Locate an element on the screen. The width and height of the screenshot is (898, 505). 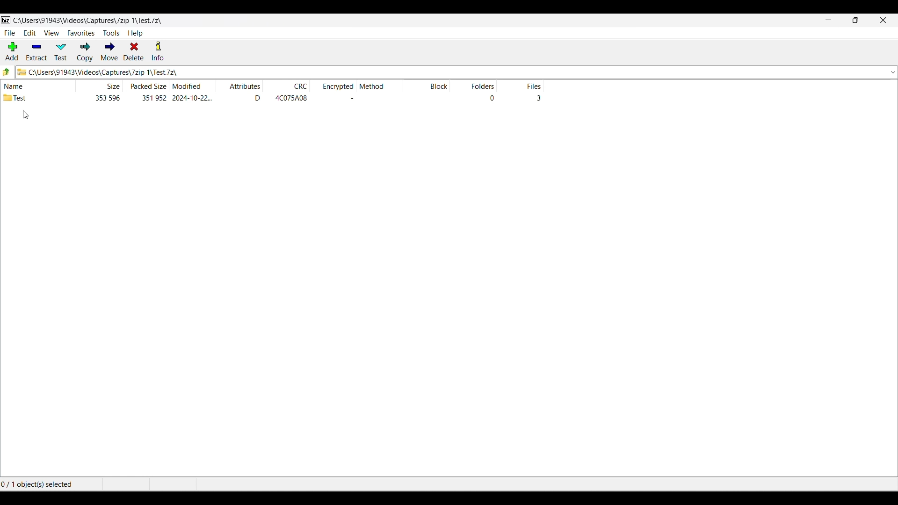
Block column is located at coordinates (437, 85).